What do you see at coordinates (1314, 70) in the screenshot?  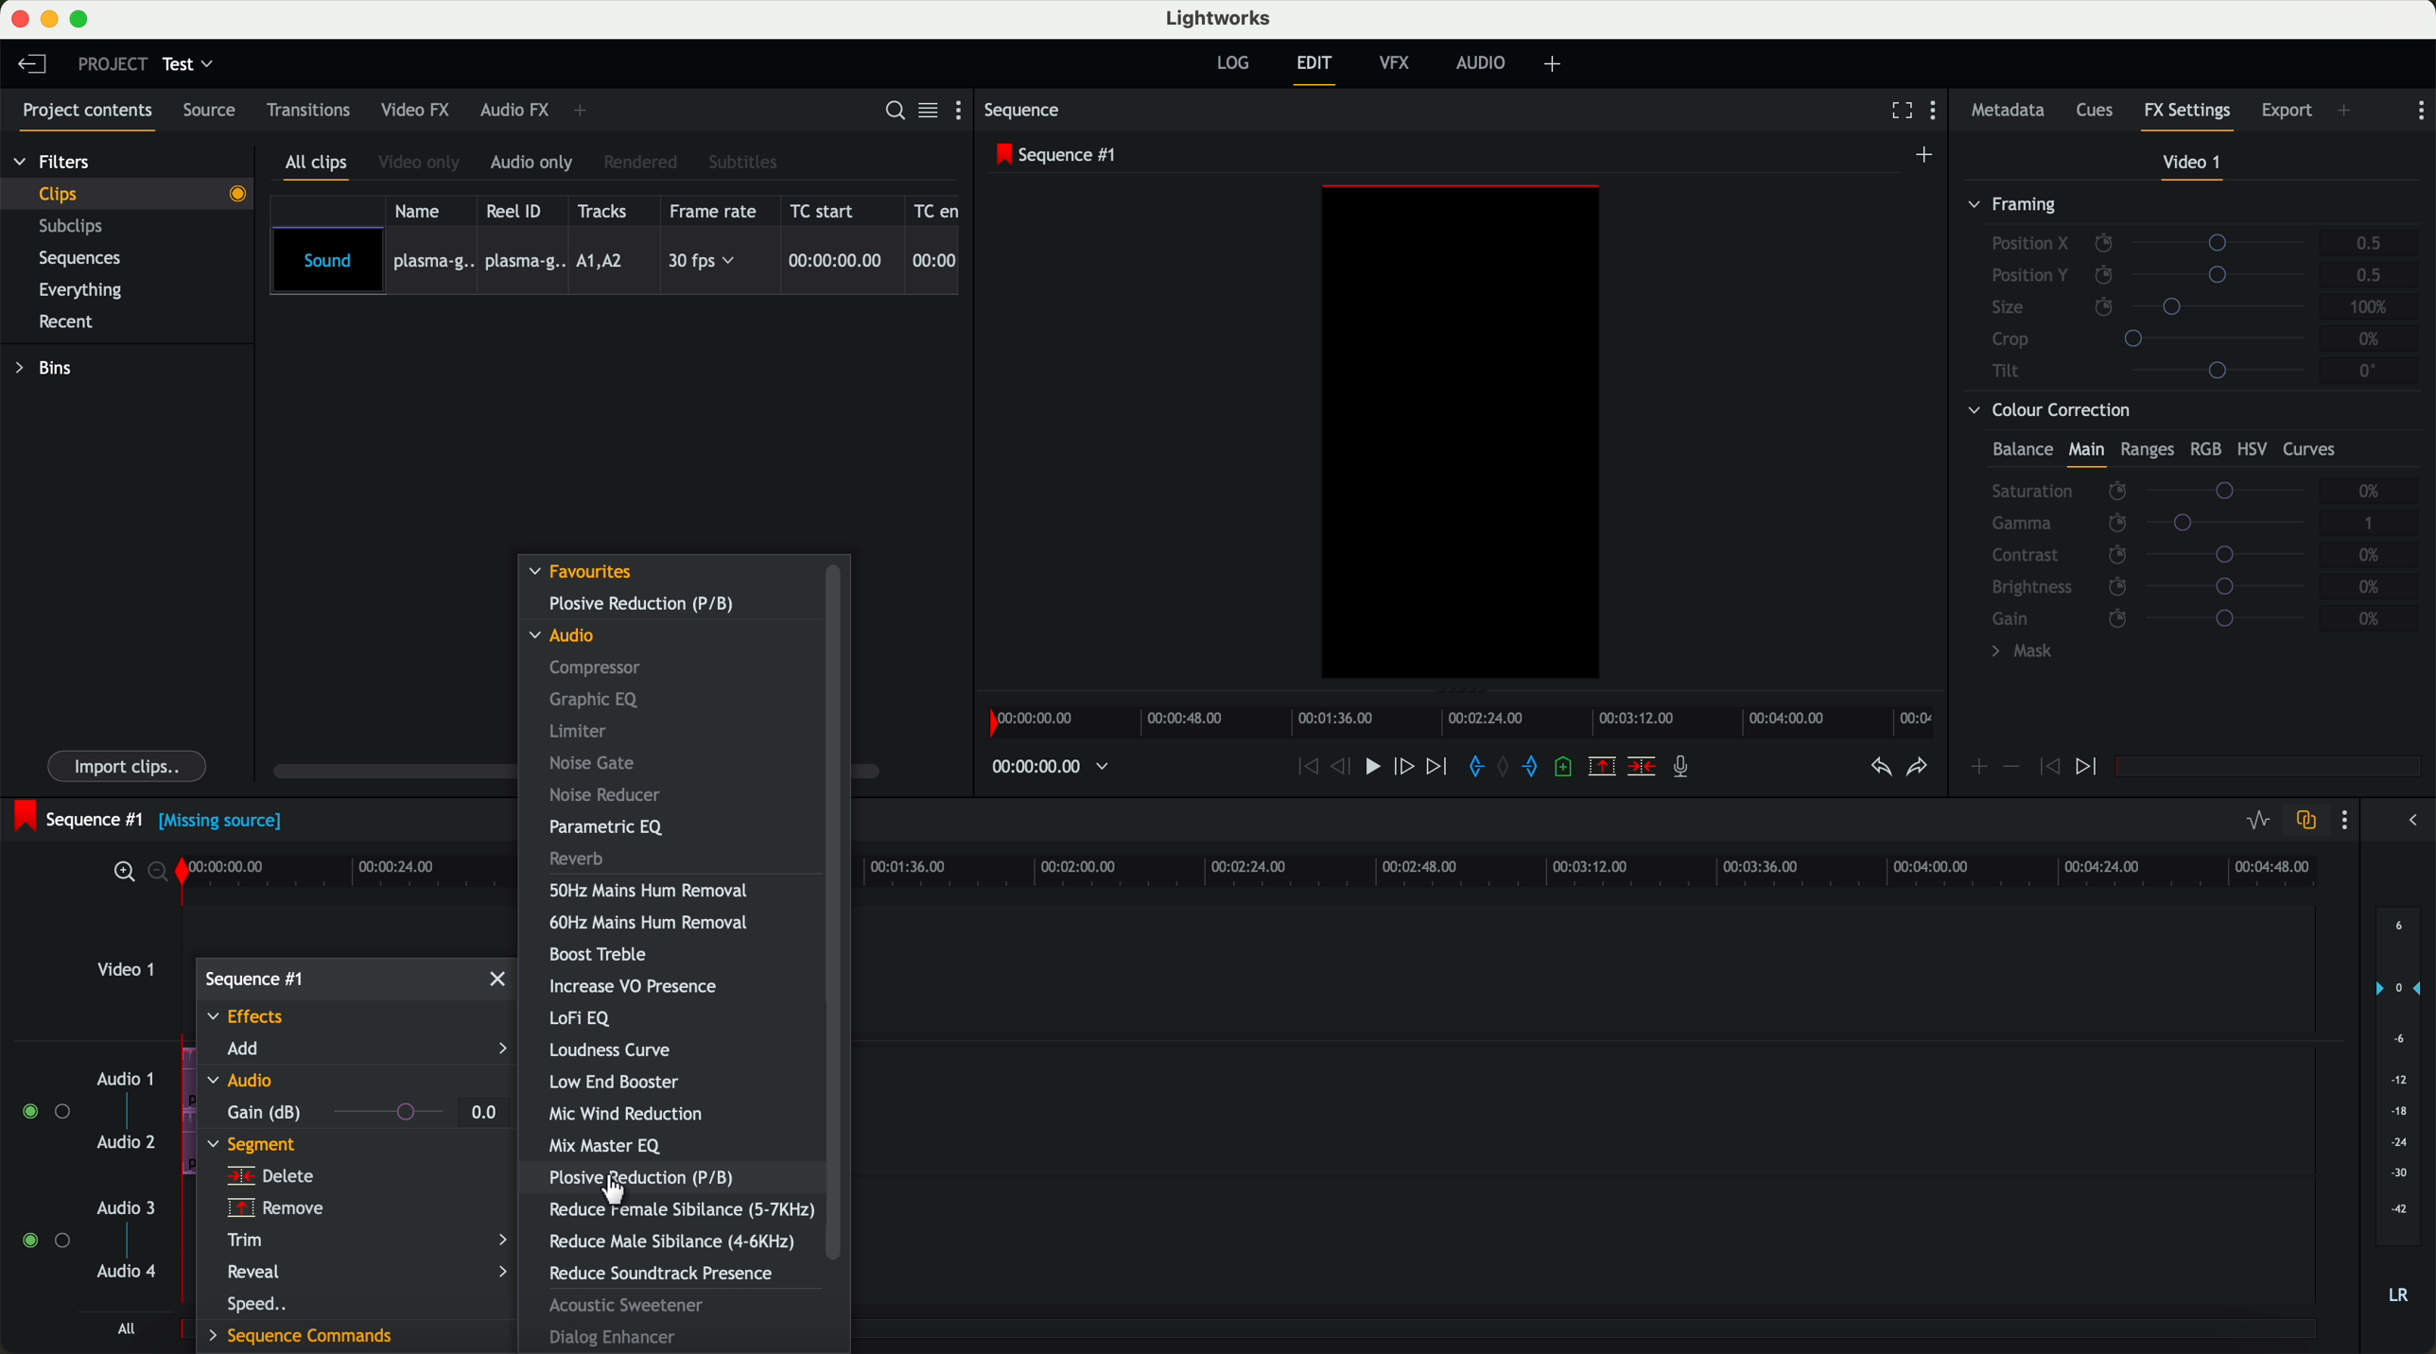 I see `exit` at bounding box center [1314, 70].